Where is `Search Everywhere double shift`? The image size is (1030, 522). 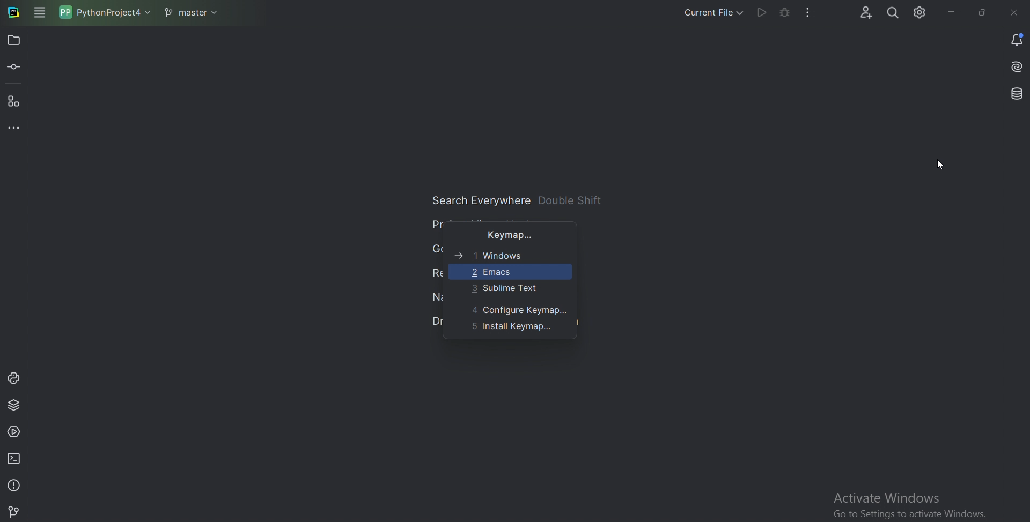 Search Everywhere double shift is located at coordinates (514, 197).